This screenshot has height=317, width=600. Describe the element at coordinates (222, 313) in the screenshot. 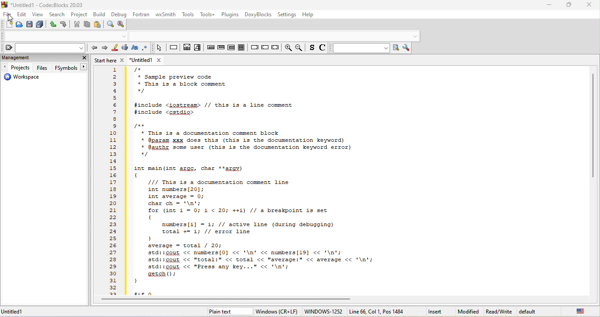

I see `plain text` at that location.